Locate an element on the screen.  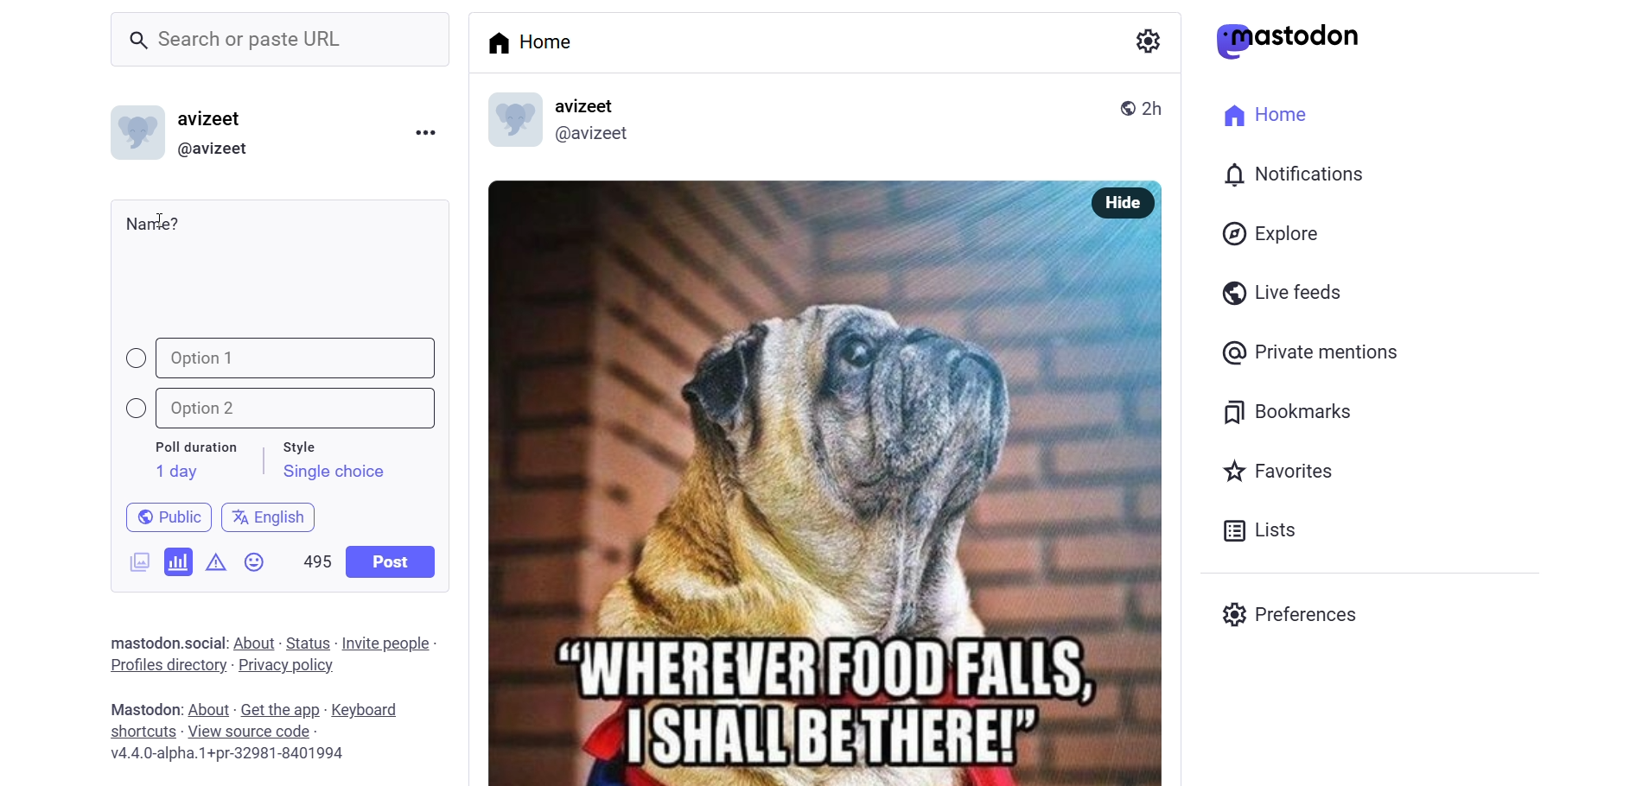
poll is located at coordinates (179, 561).